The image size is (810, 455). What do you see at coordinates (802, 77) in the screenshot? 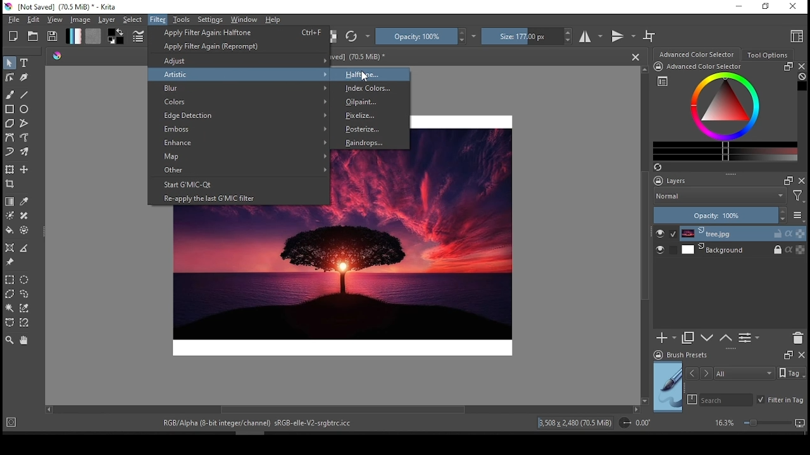
I see `Clear` at bounding box center [802, 77].